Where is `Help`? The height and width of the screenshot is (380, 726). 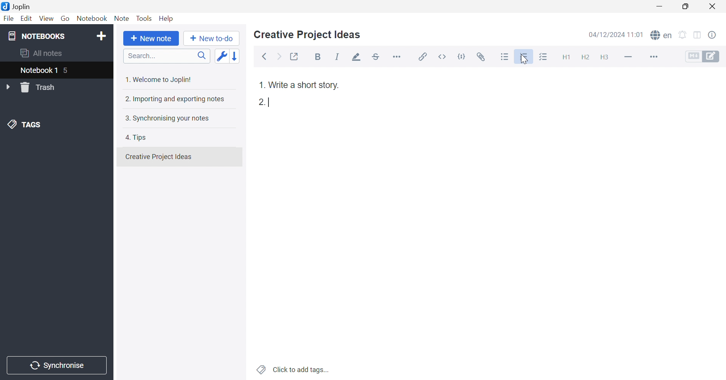
Help is located at coordinates (167, 18).